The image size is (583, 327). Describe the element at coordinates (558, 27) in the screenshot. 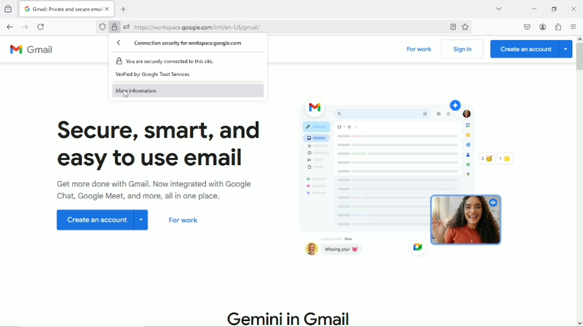

I see `Extensions` at that location.